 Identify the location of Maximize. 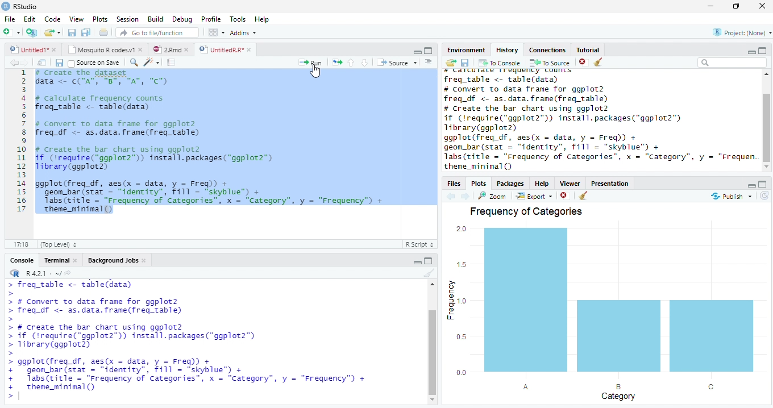
(763, 184).